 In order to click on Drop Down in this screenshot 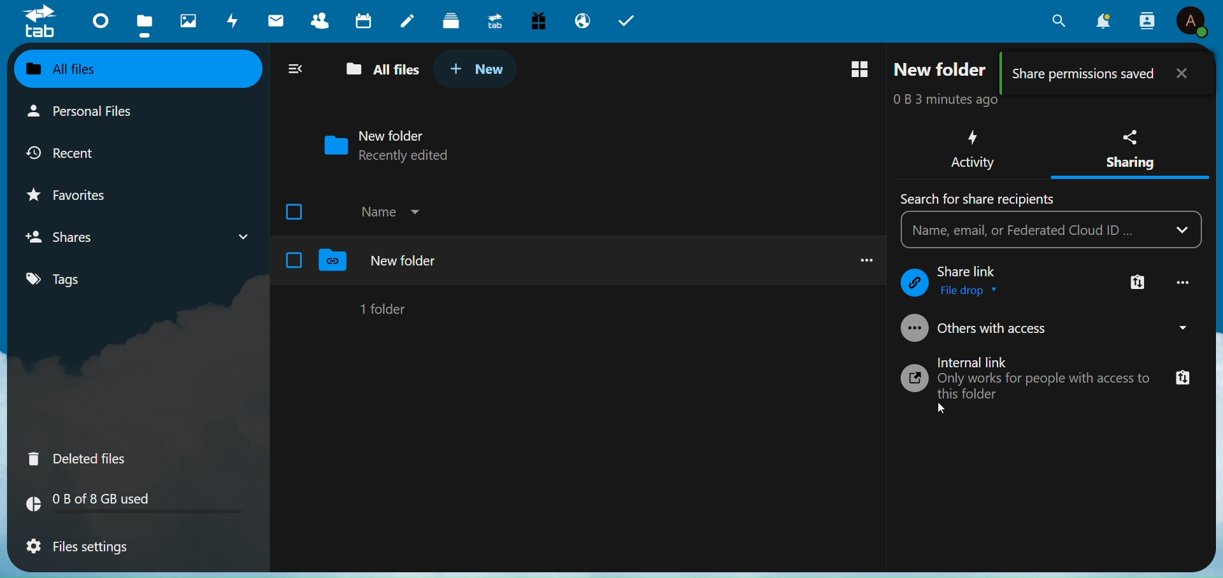, I will do `click(1186, 229)`.